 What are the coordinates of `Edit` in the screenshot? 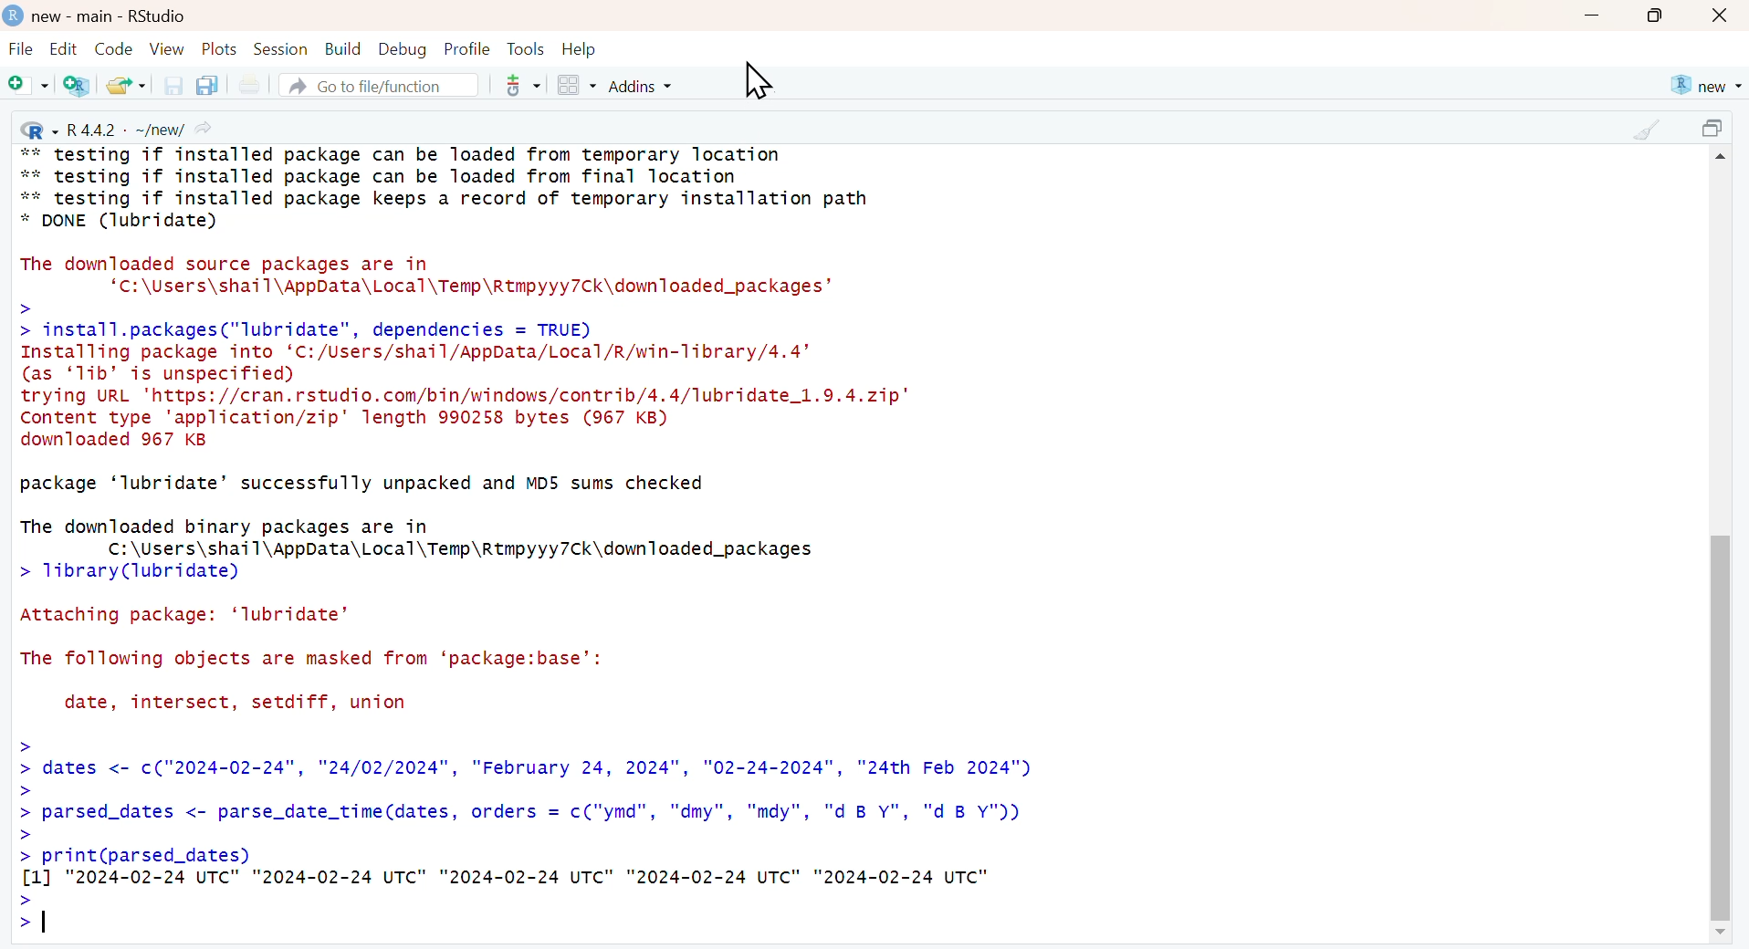 It's located at (63, 48).